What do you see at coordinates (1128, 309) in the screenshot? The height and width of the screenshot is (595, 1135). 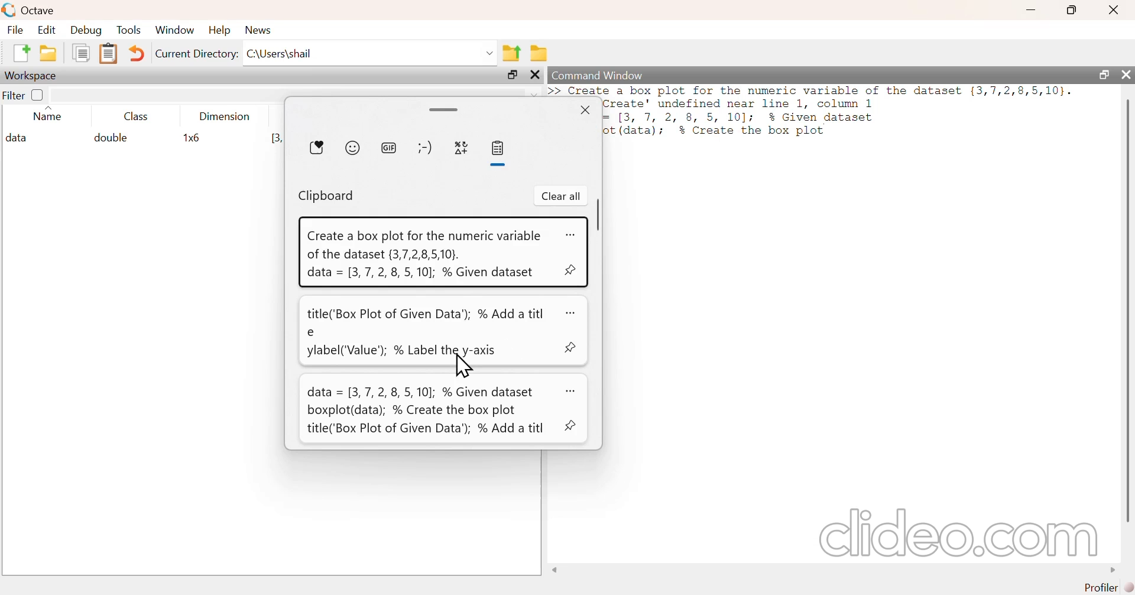 I see `scrollbar` at bounding box center [1128, 309].